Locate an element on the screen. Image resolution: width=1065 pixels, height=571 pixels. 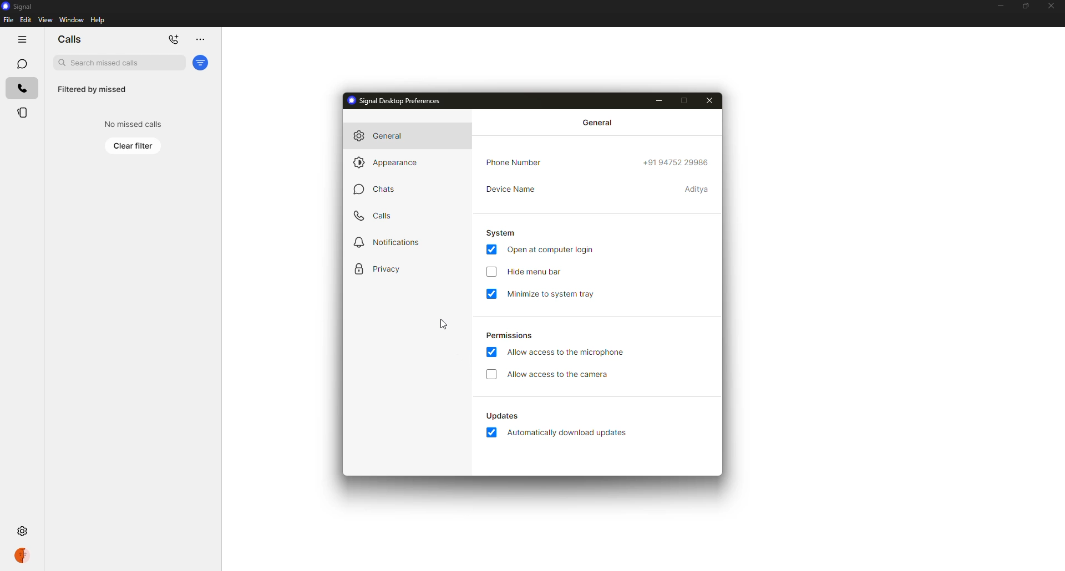
calls is located at coordinates (70, 39).